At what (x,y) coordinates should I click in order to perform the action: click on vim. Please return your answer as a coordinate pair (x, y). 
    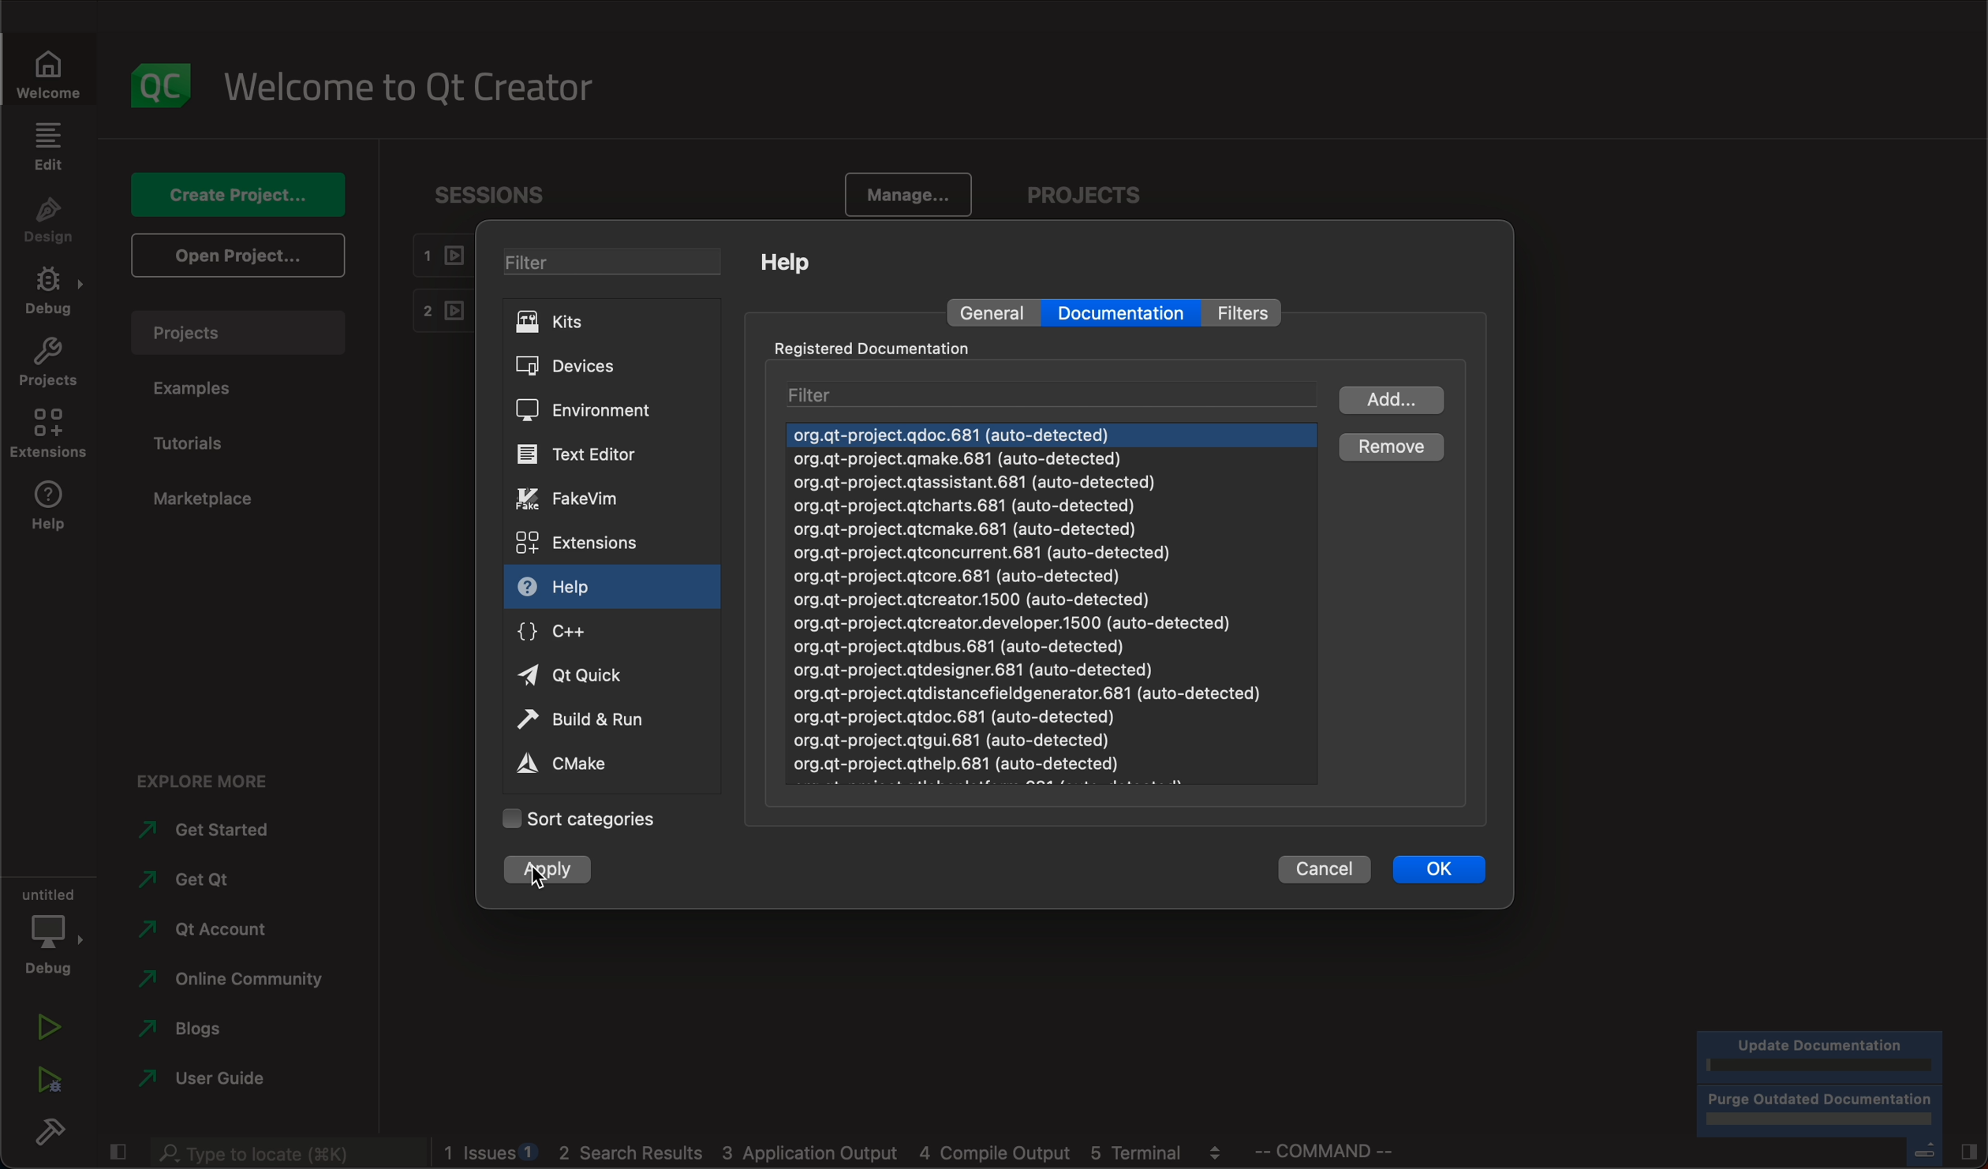
    Looking at the image, I should click on (587, 497).